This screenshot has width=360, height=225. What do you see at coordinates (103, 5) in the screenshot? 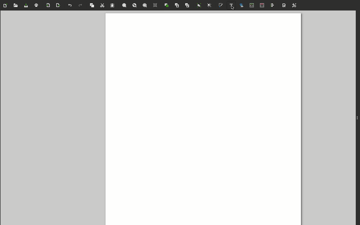
I see `Cut` at bounding box center [103, 5].